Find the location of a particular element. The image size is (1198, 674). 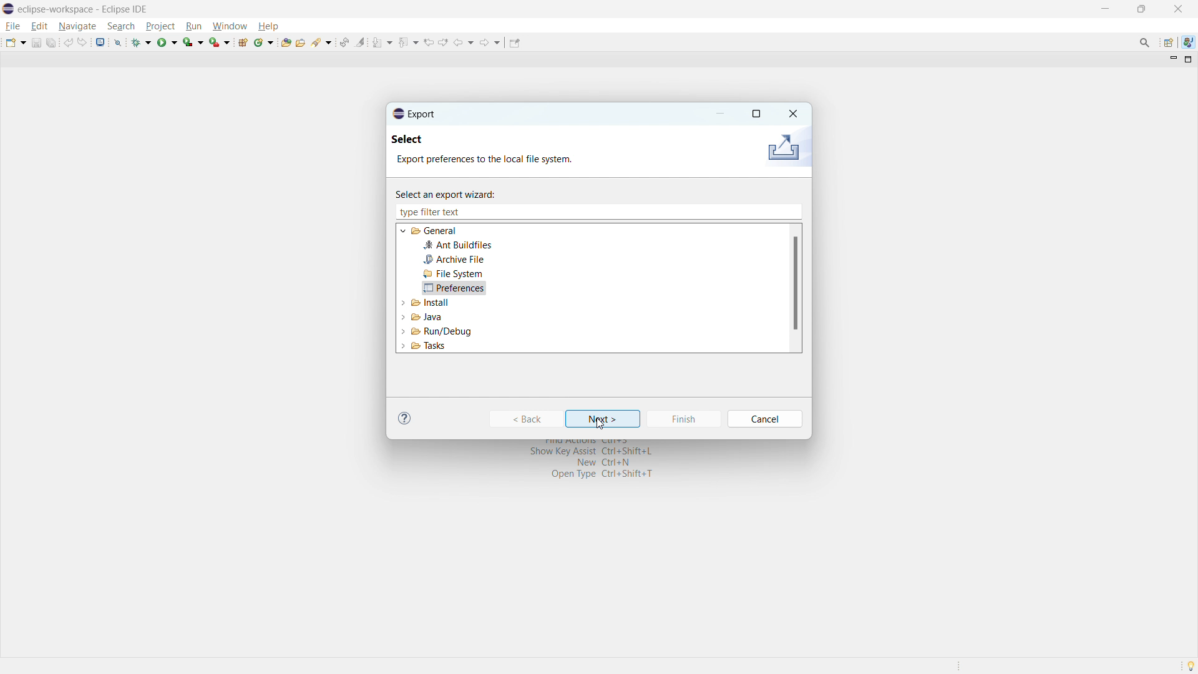

type filter text is located at coordinates (434, 212).